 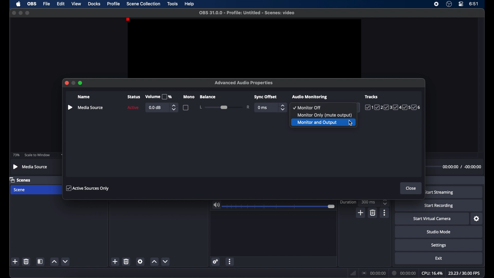 What do you see at coordinates (439, 245) in the screenshot?
I see `settings` at bounding box center [439, 245].